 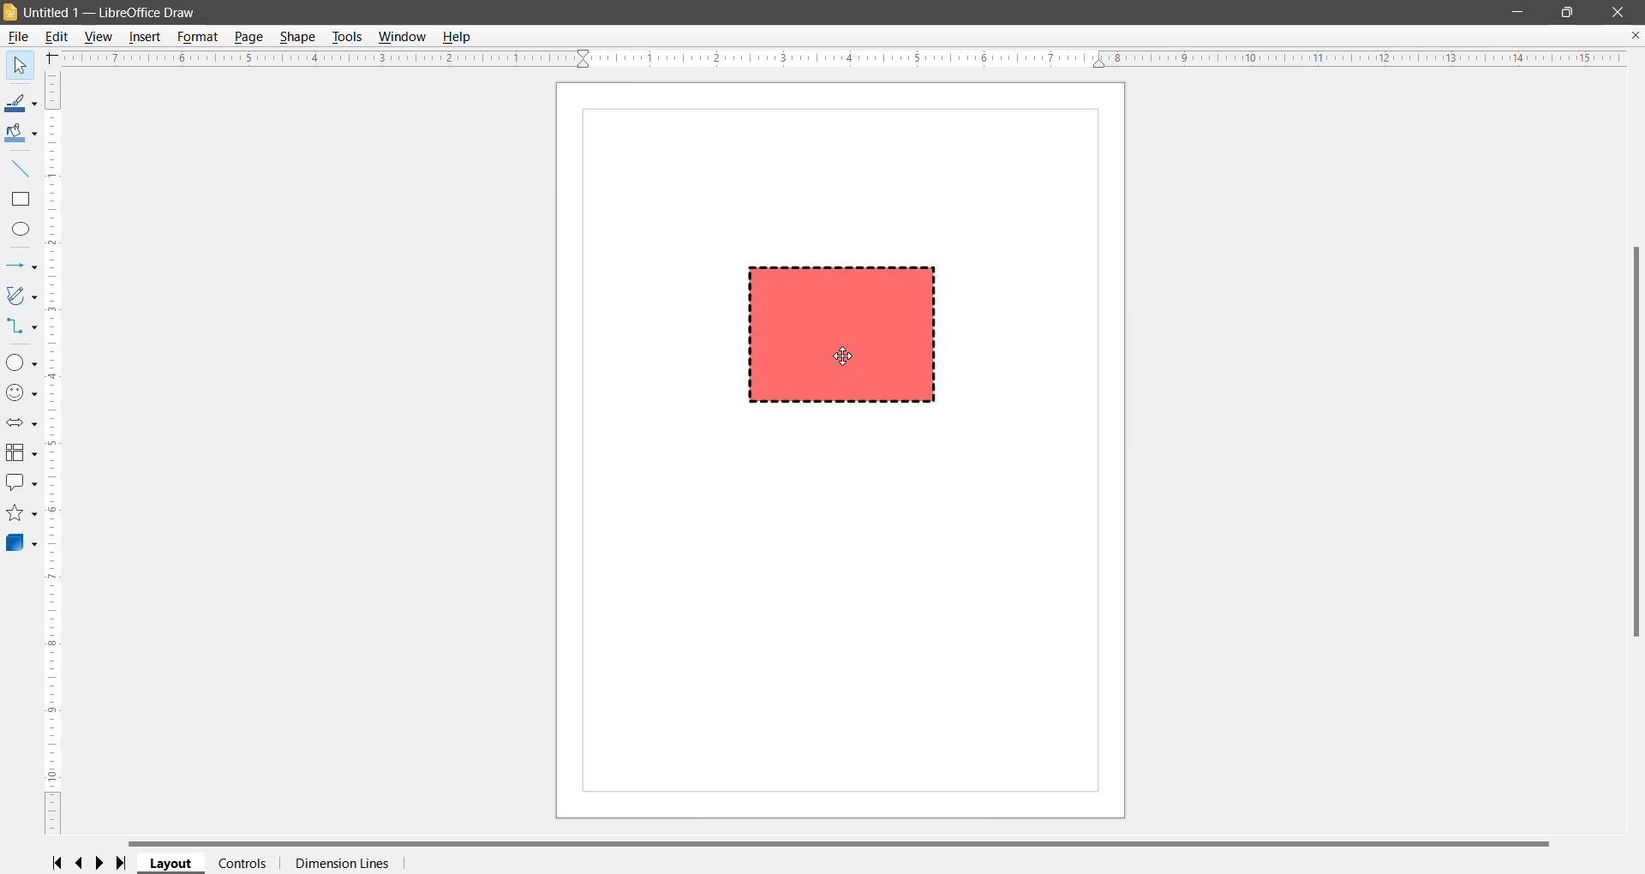 I want to click on Scroll to next page, so click(x=101, y=864).